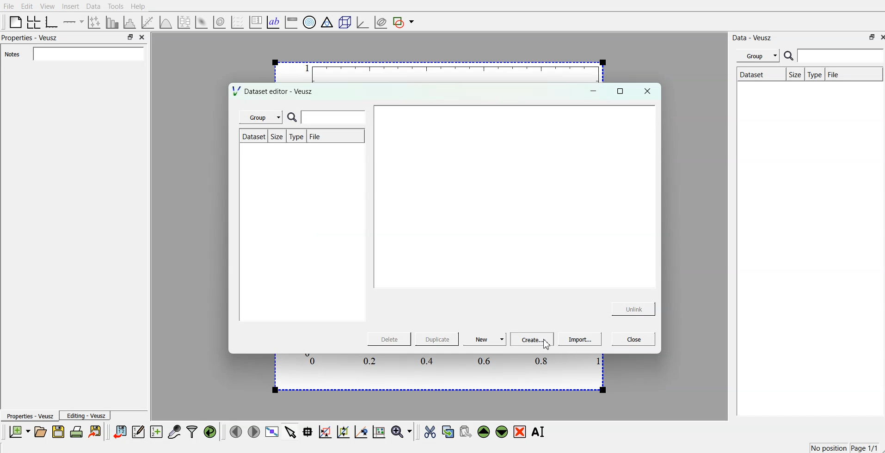 The width and height of the screenshot is (885, 453). I want to click on print document, so click(77, 433).